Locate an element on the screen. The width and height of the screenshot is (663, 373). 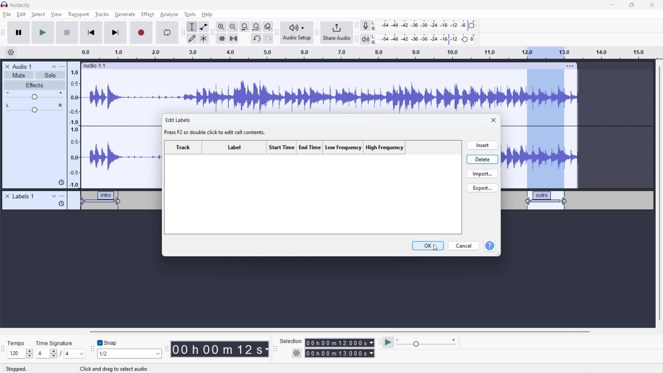
selection settings is located at coordinates (297, 353).